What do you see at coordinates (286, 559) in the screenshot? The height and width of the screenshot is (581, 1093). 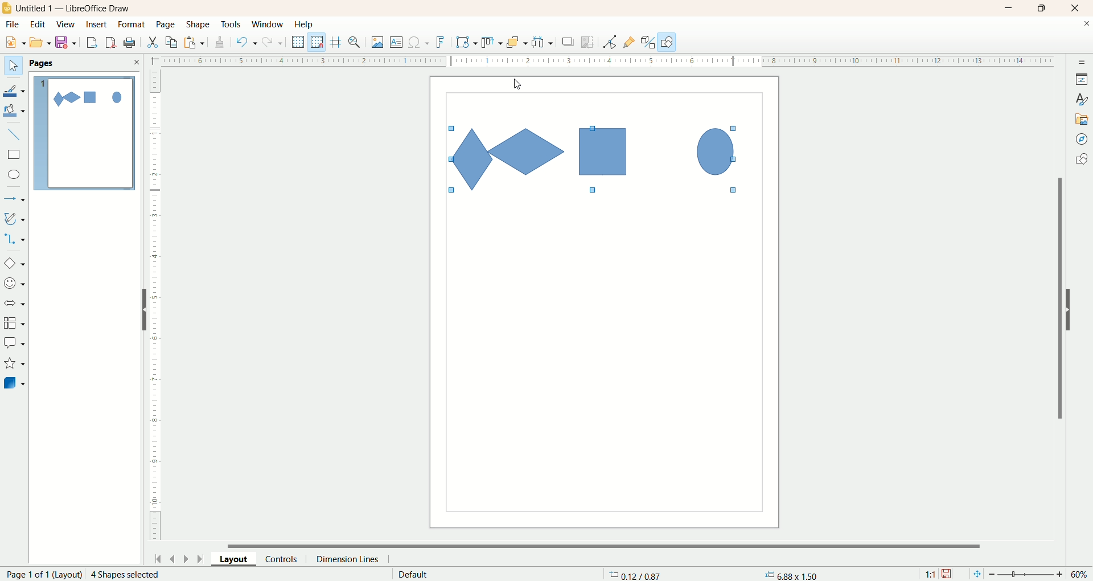 I see `control` at bounding box center [286, 559].